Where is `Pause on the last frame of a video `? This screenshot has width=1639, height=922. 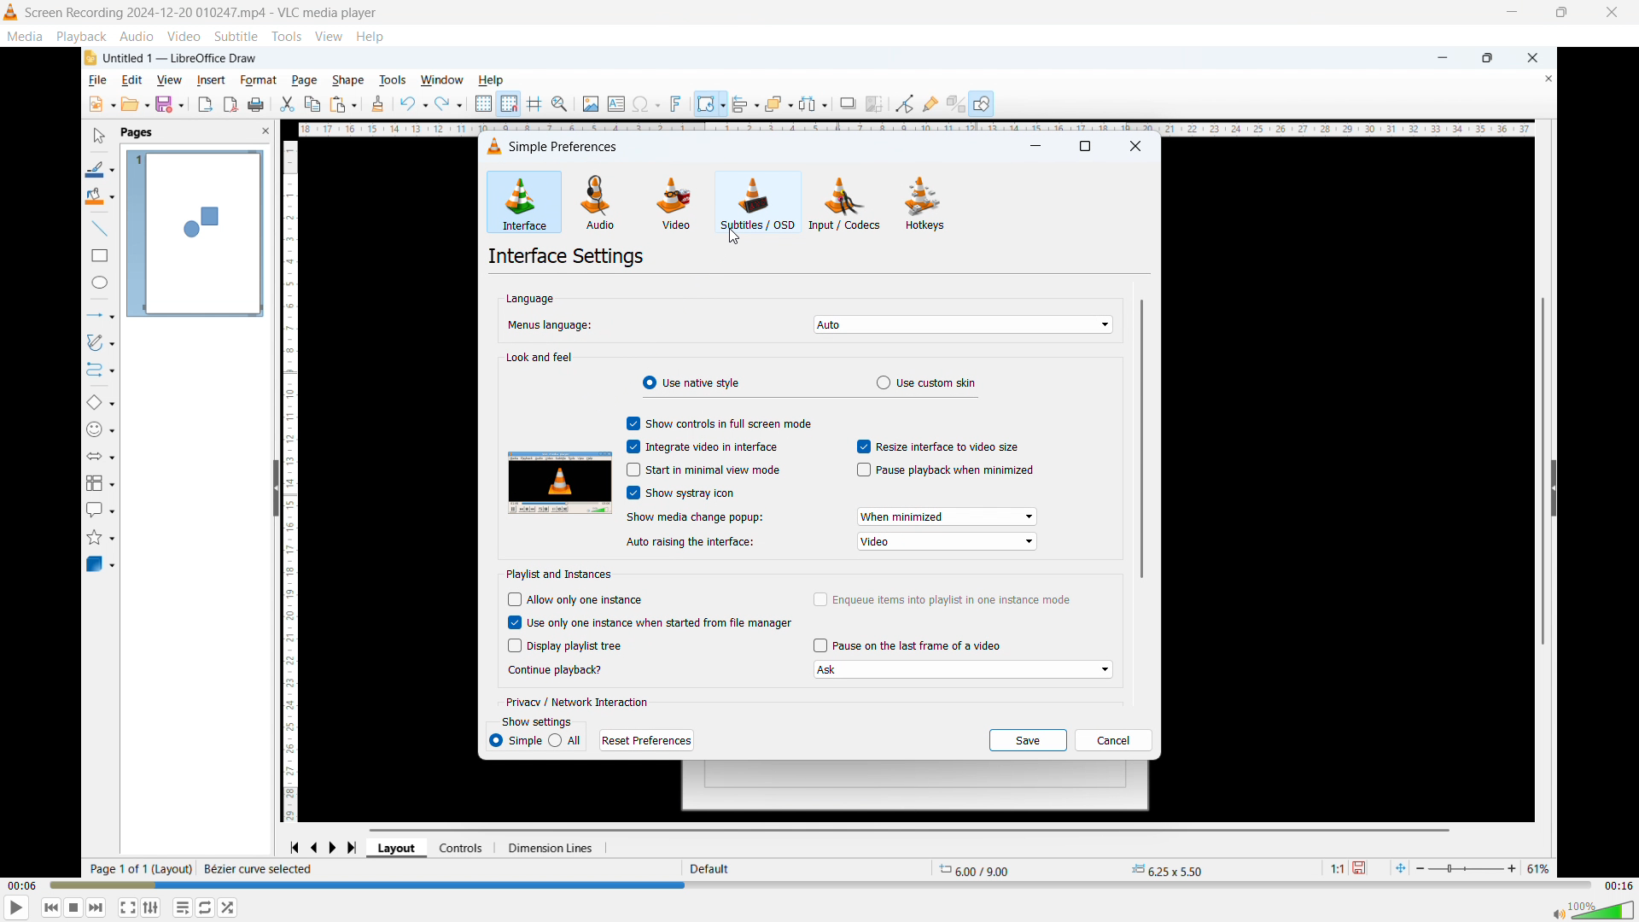 Pause on the last frame of a video  is located at coordinates (910, 645).